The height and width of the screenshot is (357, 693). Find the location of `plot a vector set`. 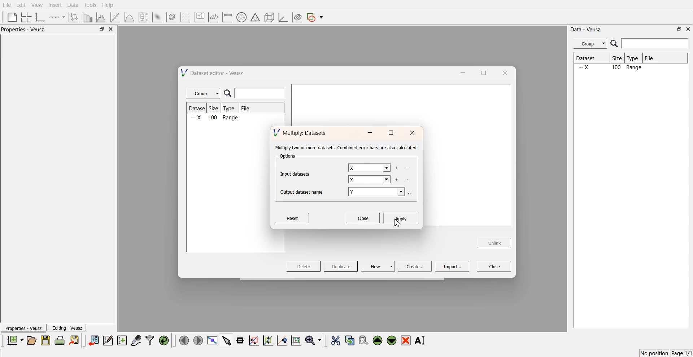

plot a vector set is located at coordinates (186, 17).